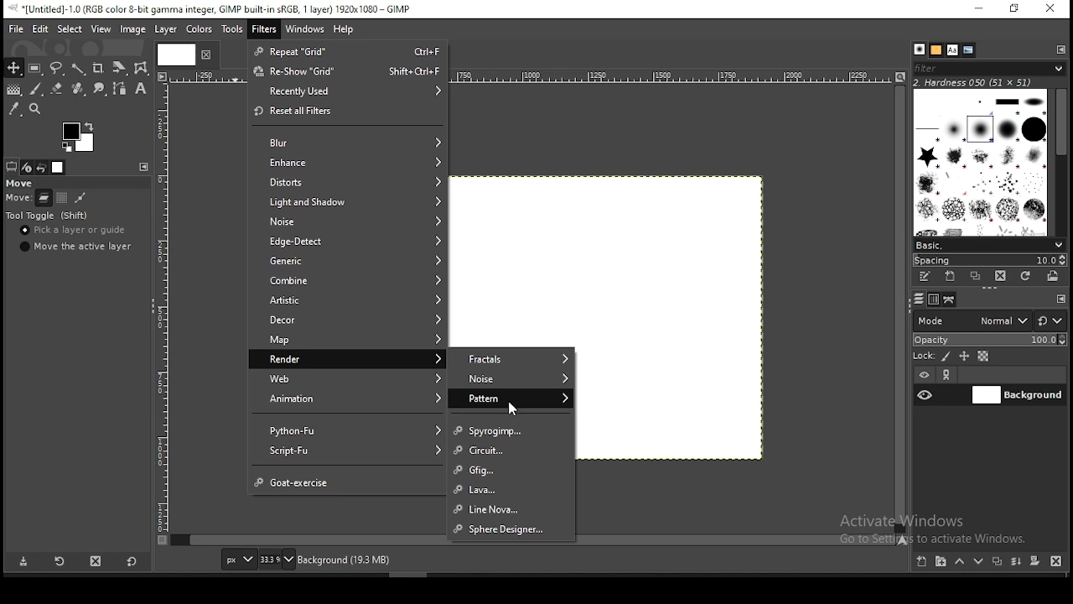 The image size is (1073, 604). Describe the element at coordinates (1036, 562) in the screenshot. I see `add a mask` at that location.